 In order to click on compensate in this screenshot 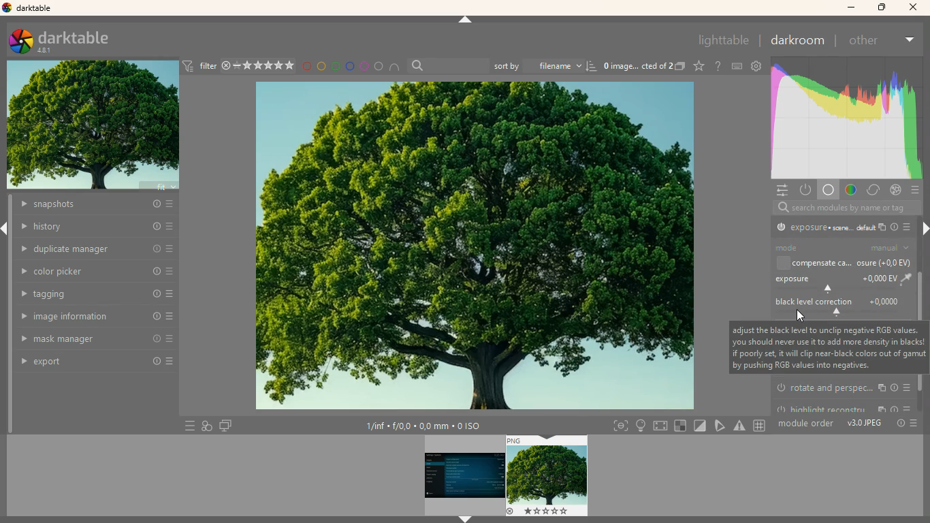, I will do `click(844, 264)`.